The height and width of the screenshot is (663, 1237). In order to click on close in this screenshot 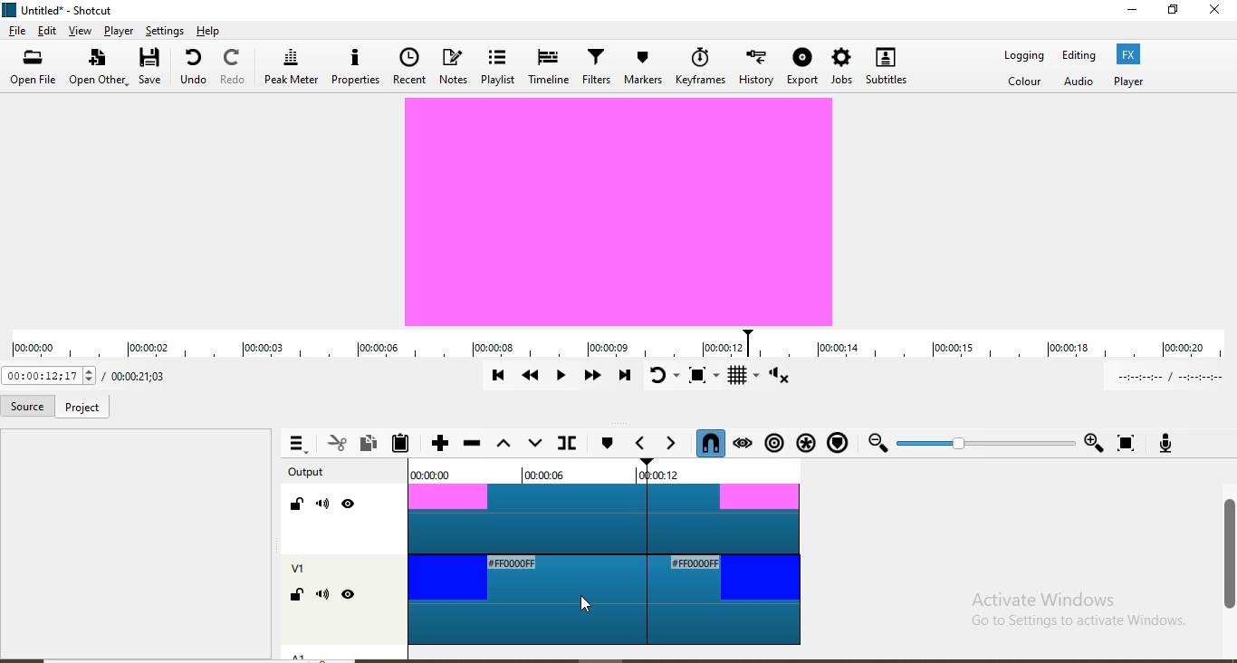, I will do `click(1215, 19)`.